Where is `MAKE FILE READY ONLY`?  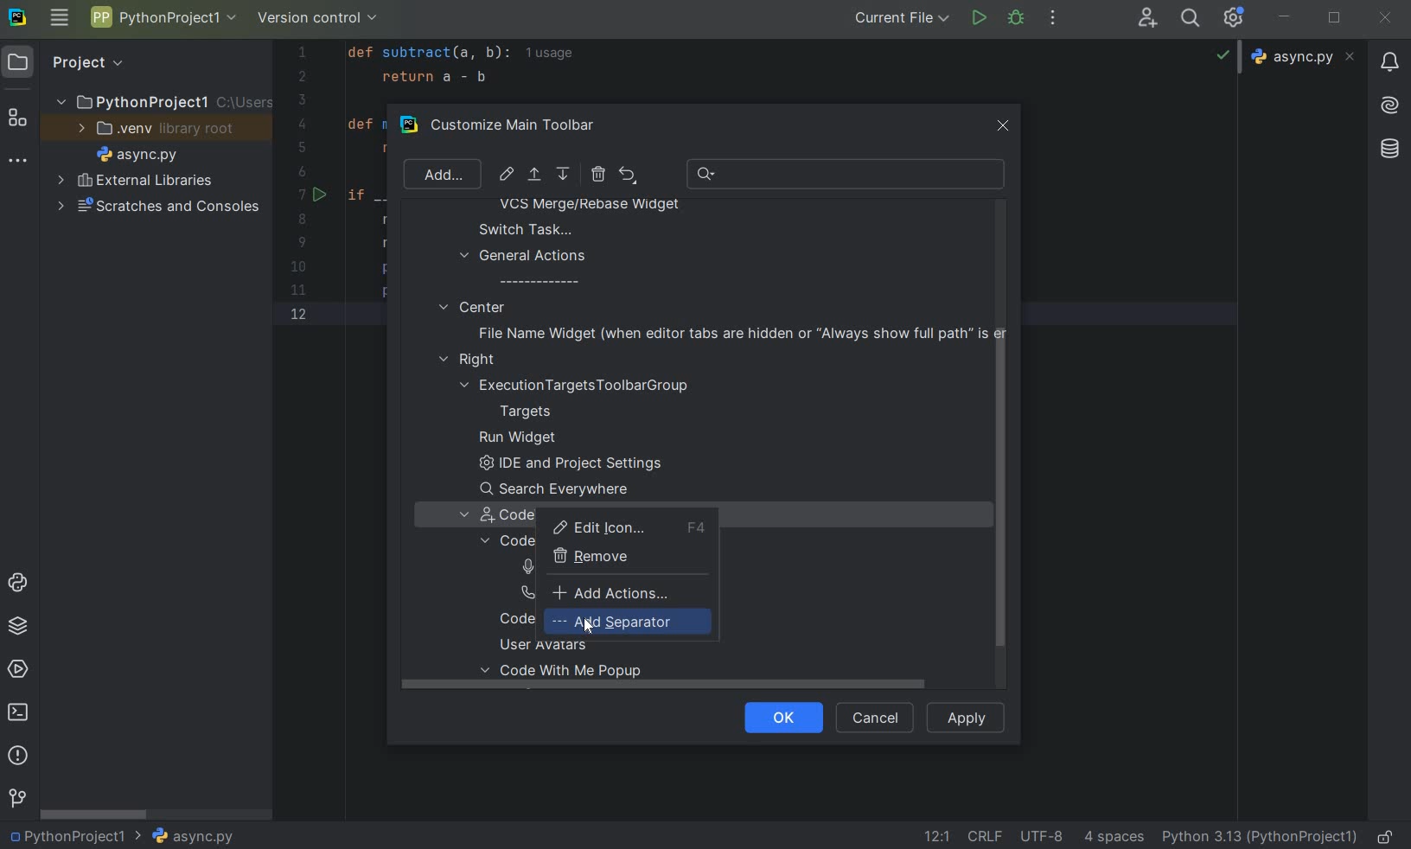
MAKE FILE READY ONLY is located at coordinates (1389, 835).